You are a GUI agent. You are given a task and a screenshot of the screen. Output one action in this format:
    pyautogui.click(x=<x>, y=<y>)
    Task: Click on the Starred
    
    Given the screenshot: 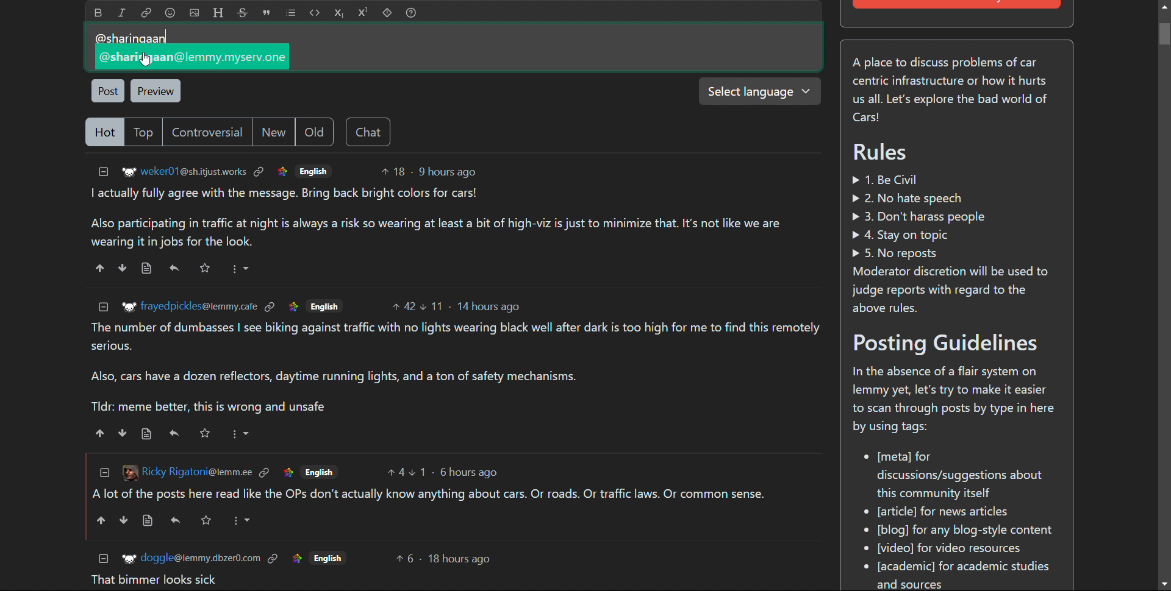 What is the action you would take?
    pyautogui.click(x=204, y=433)
    